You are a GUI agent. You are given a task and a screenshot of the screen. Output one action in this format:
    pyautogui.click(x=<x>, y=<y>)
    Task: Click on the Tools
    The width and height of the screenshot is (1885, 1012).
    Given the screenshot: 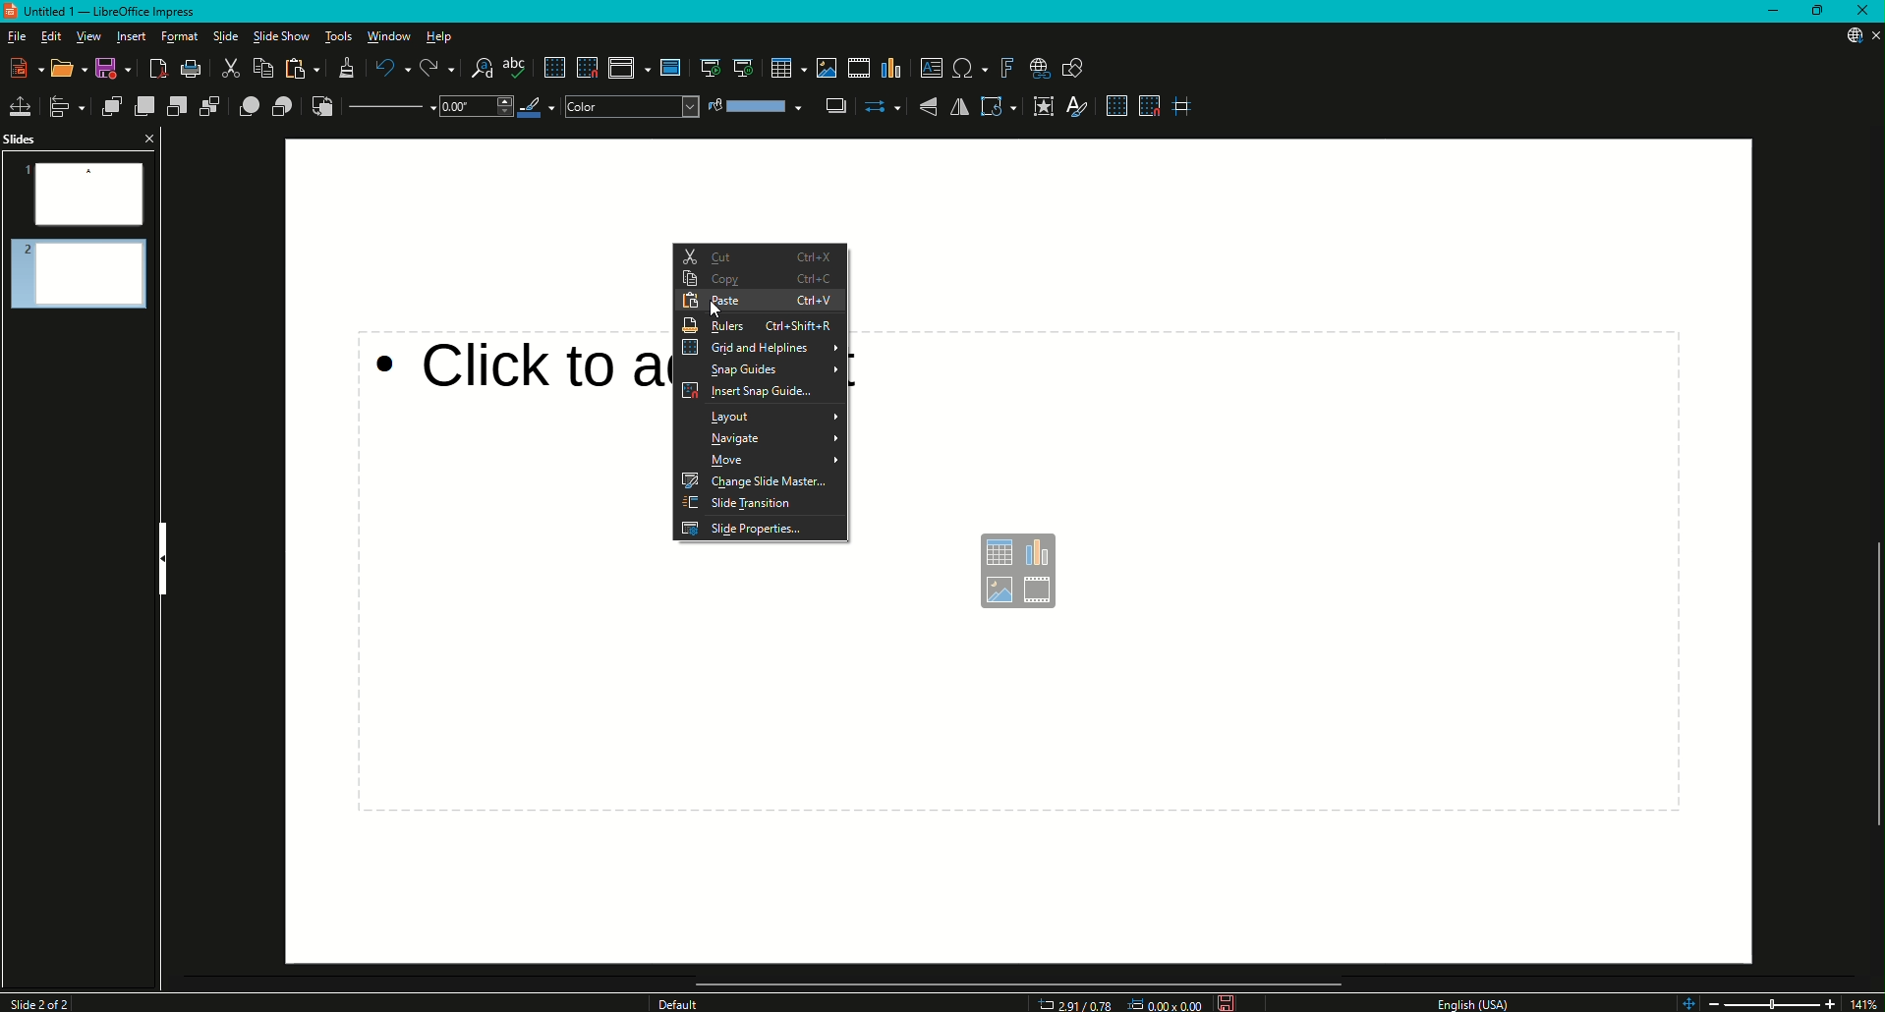 What is the action you would take?
    pyautogui.click(x=341, y=37)
    